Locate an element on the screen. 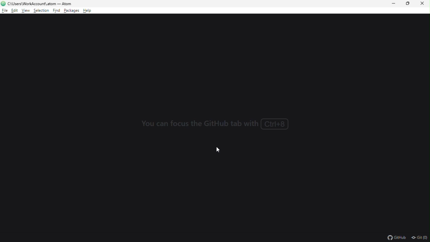 The width and height of the screenshot is (430, 242). find is located at coordinates (57, 10).